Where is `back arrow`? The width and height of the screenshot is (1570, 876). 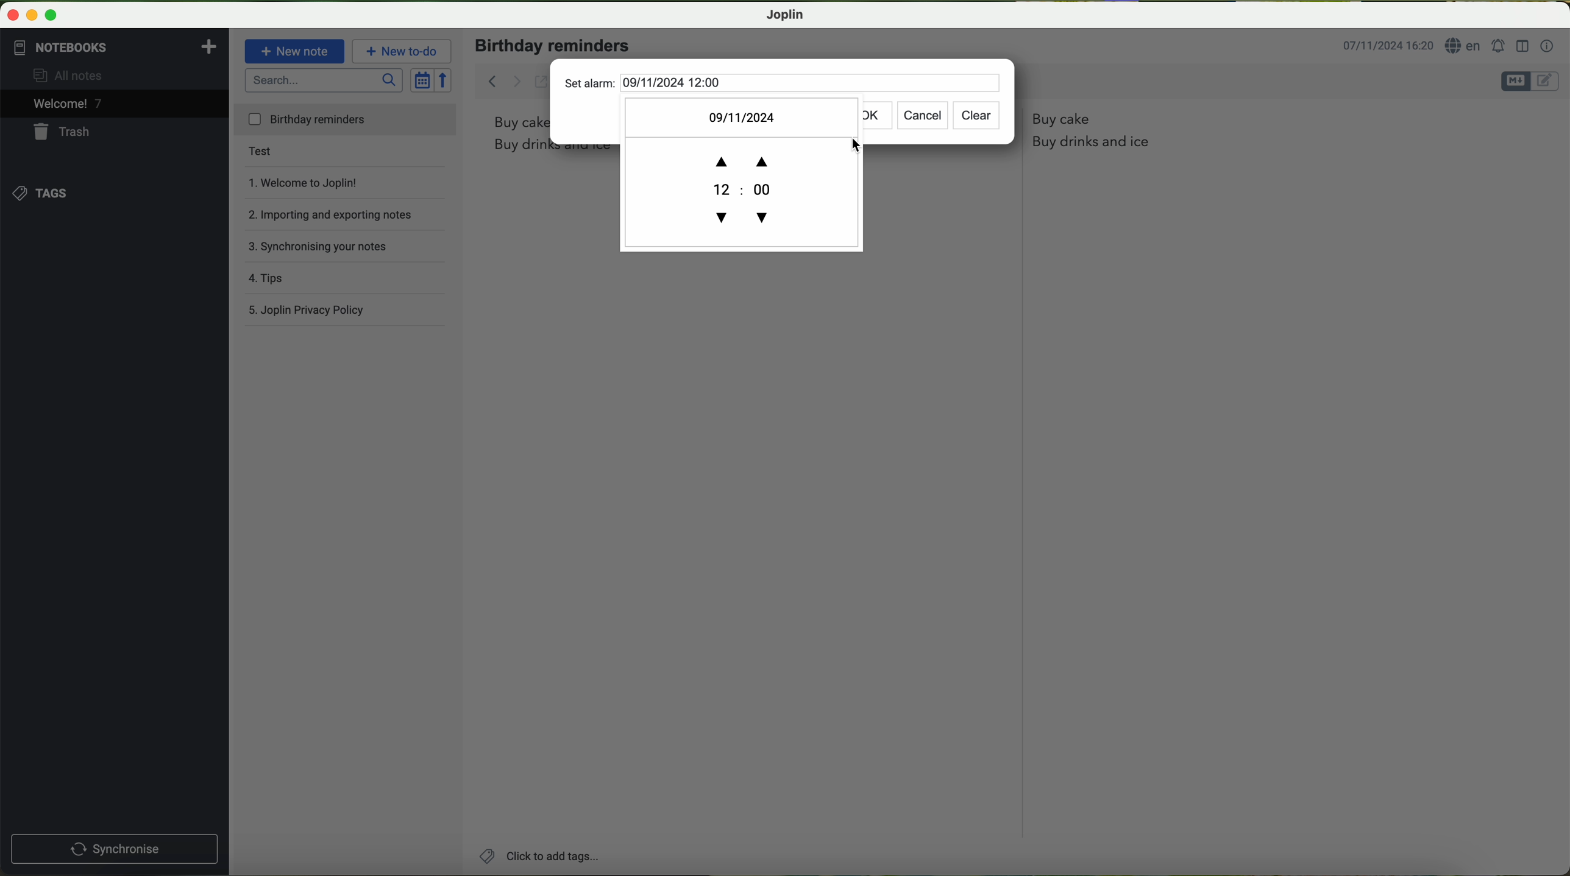 back arrow is located at coordinates (503, 80).